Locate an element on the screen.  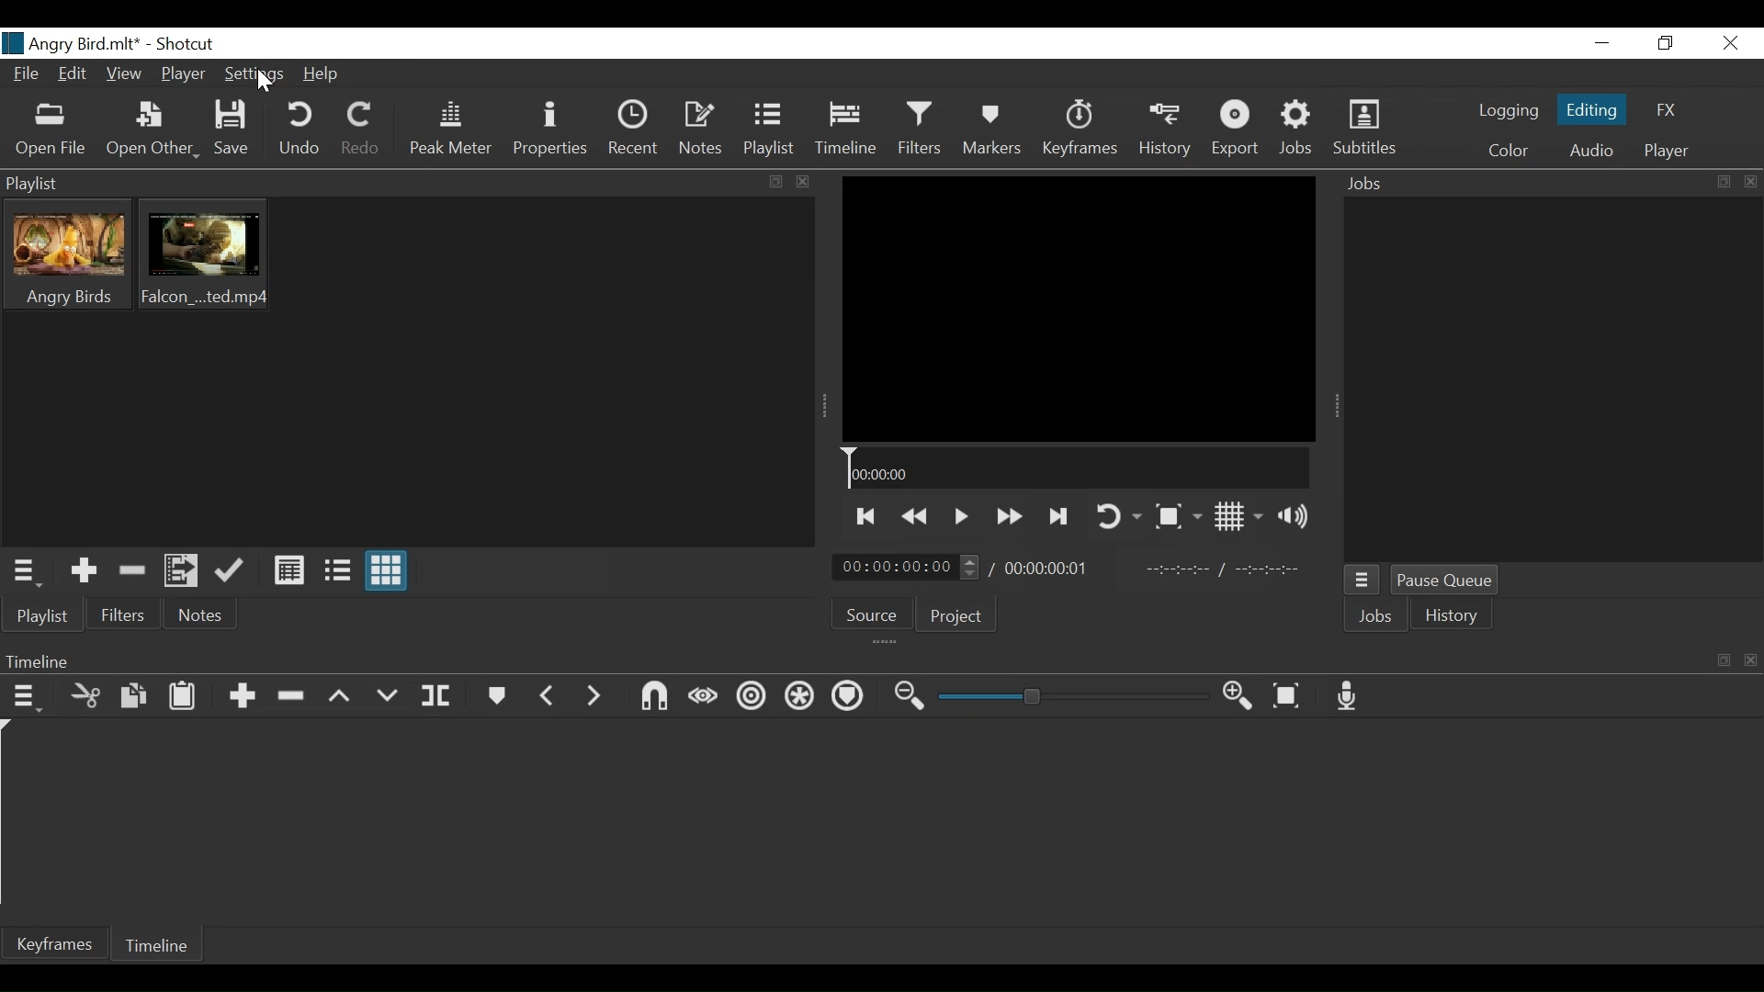
View as Files is located at coordinates (286, 570).